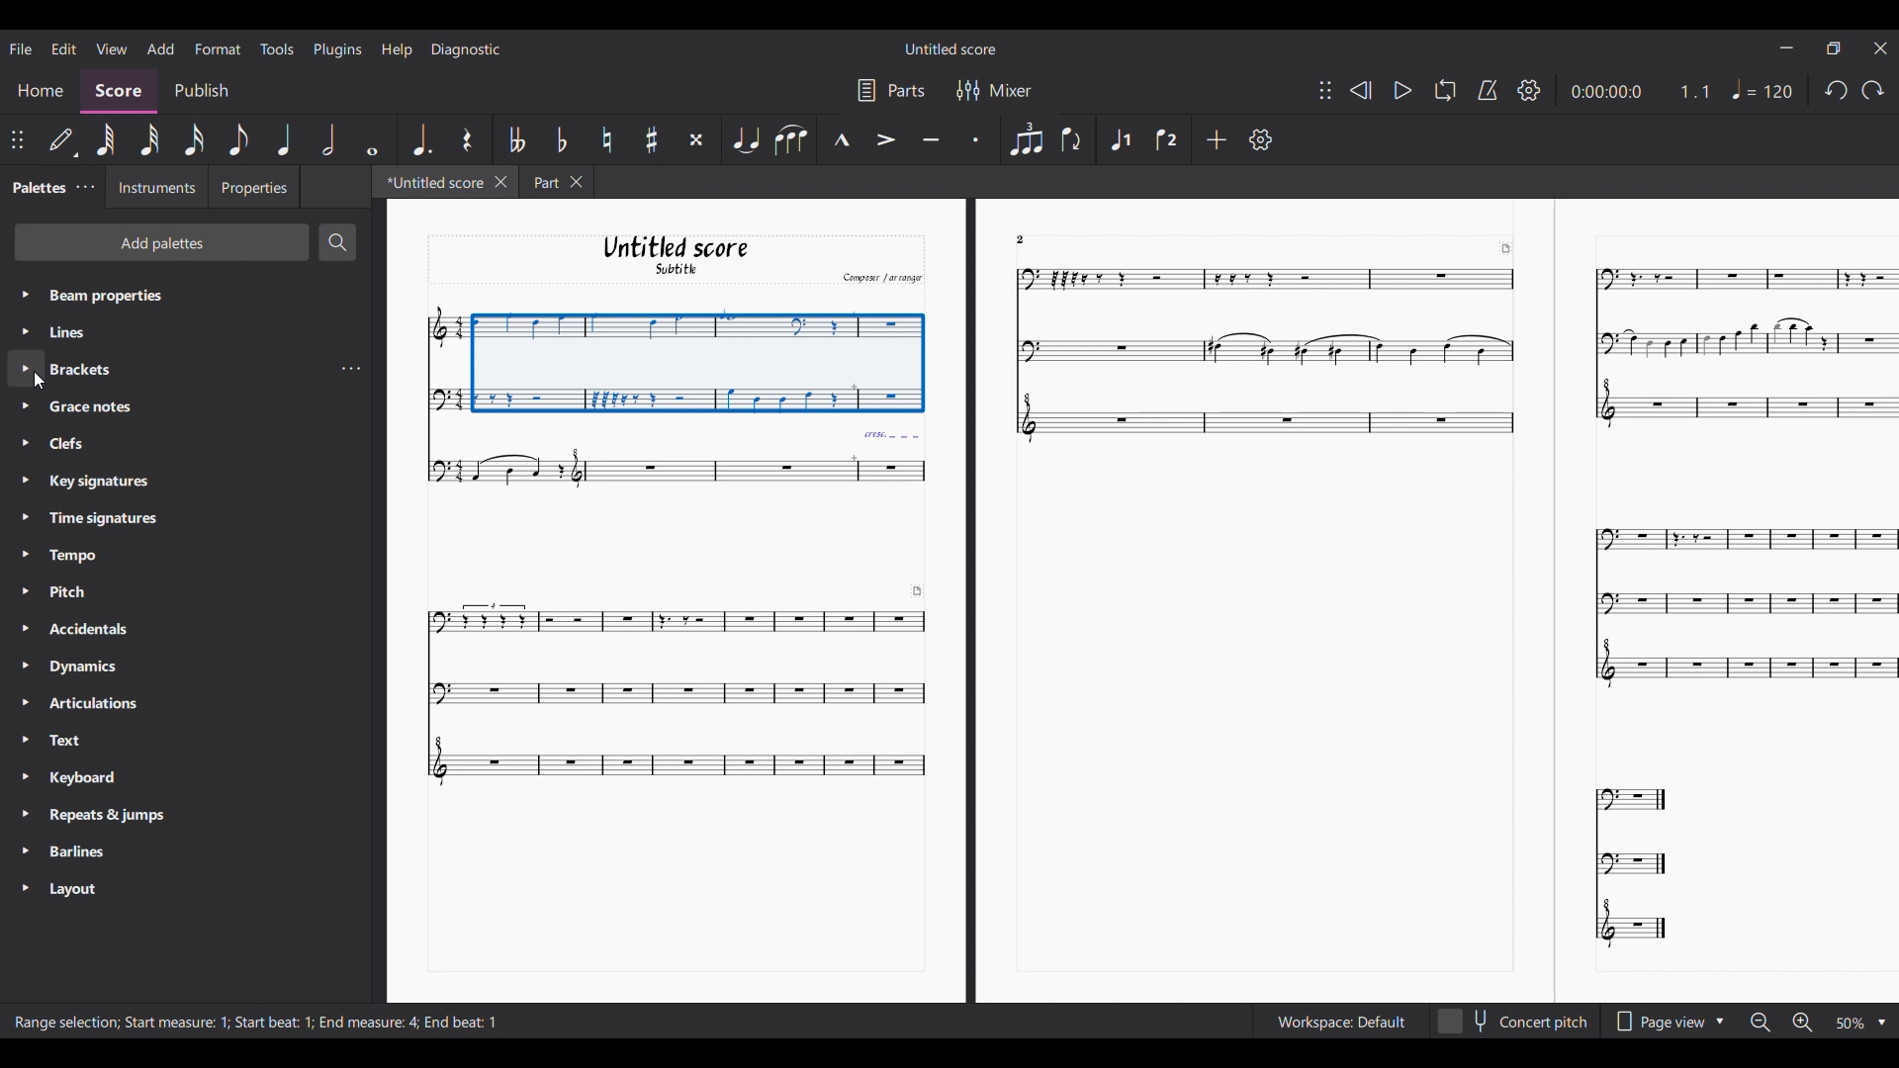  Describe the element at coordinates (791, 139) in the screenshot. I see `Slur` at that location.